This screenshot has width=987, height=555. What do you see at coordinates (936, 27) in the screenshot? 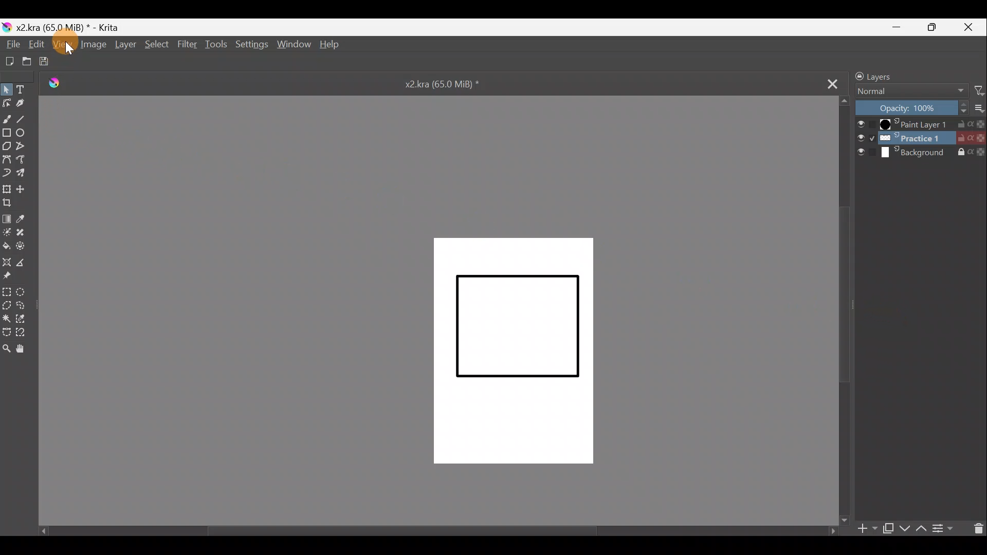
I see `Maximise` at bounding box center [936, 27].